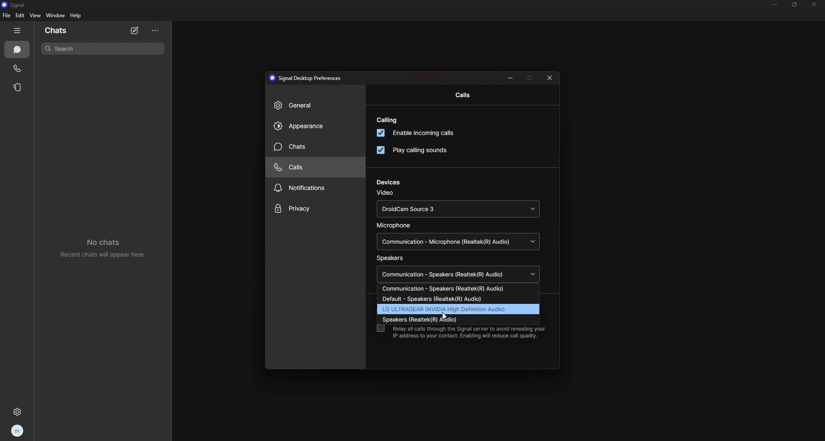 This screenshot has height=441, width=825. What do you see at coordinates (18, 69) in the screenshot?
I see `calls` at bounding box center [18, 69].